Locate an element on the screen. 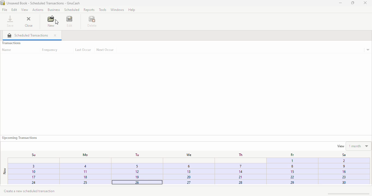 This screenshot has width=372, height=196. scheduled is located at coordinates (72, 10).